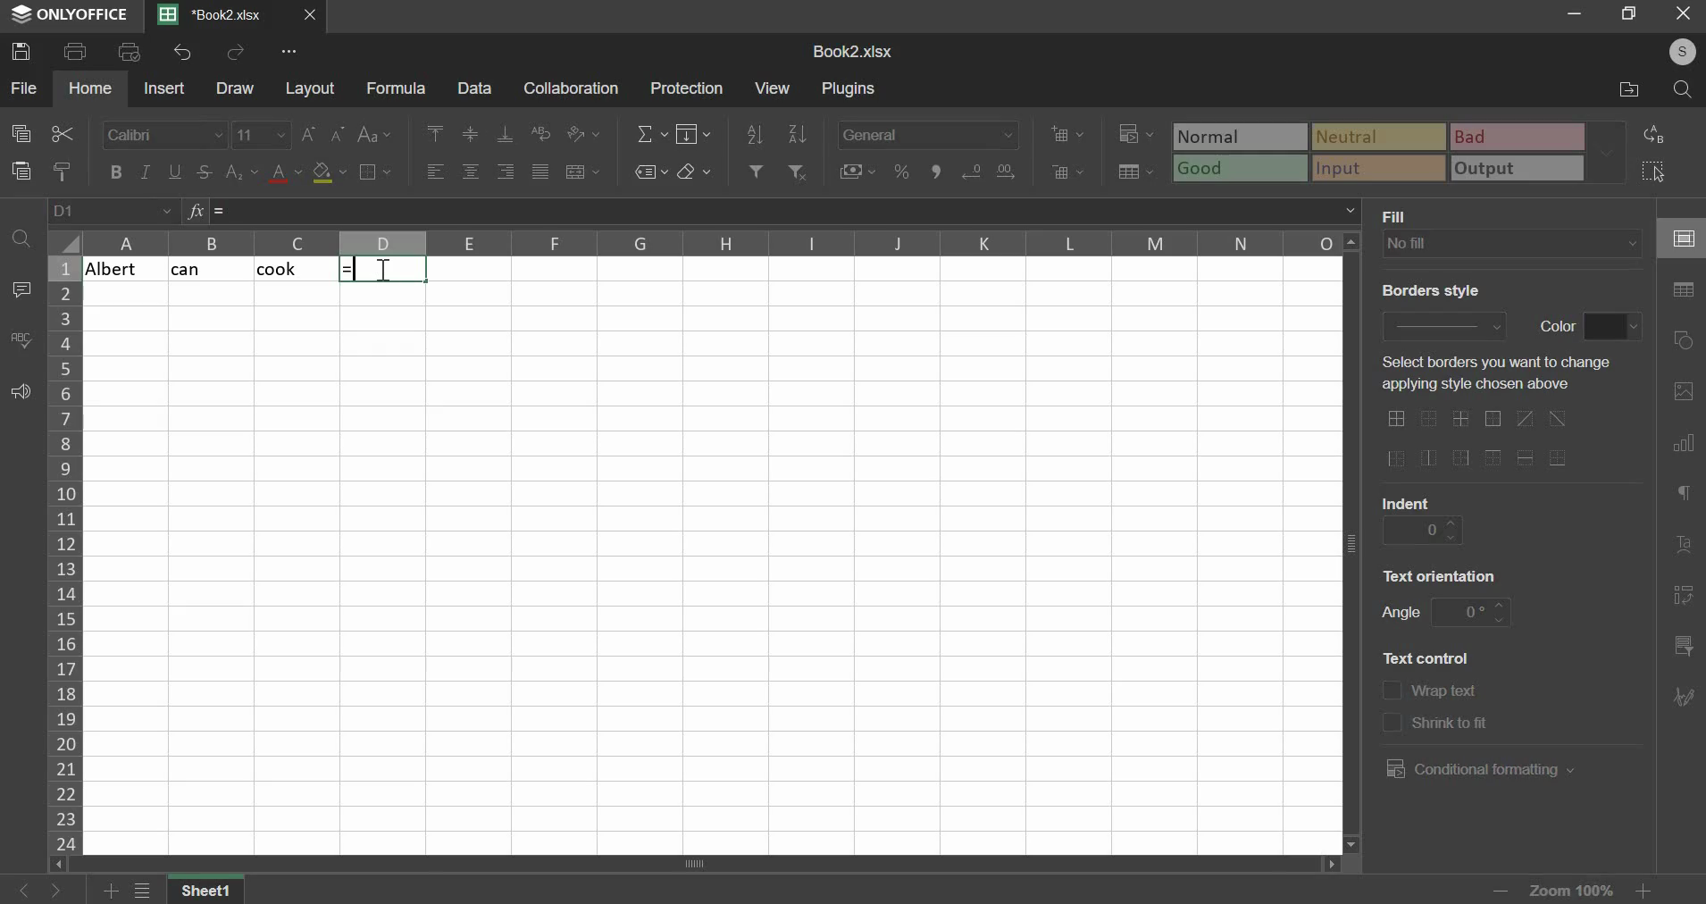 Image resolution: width=1706 pixels, height=904 pixels. I want to click on copy style, so click(63, 171).